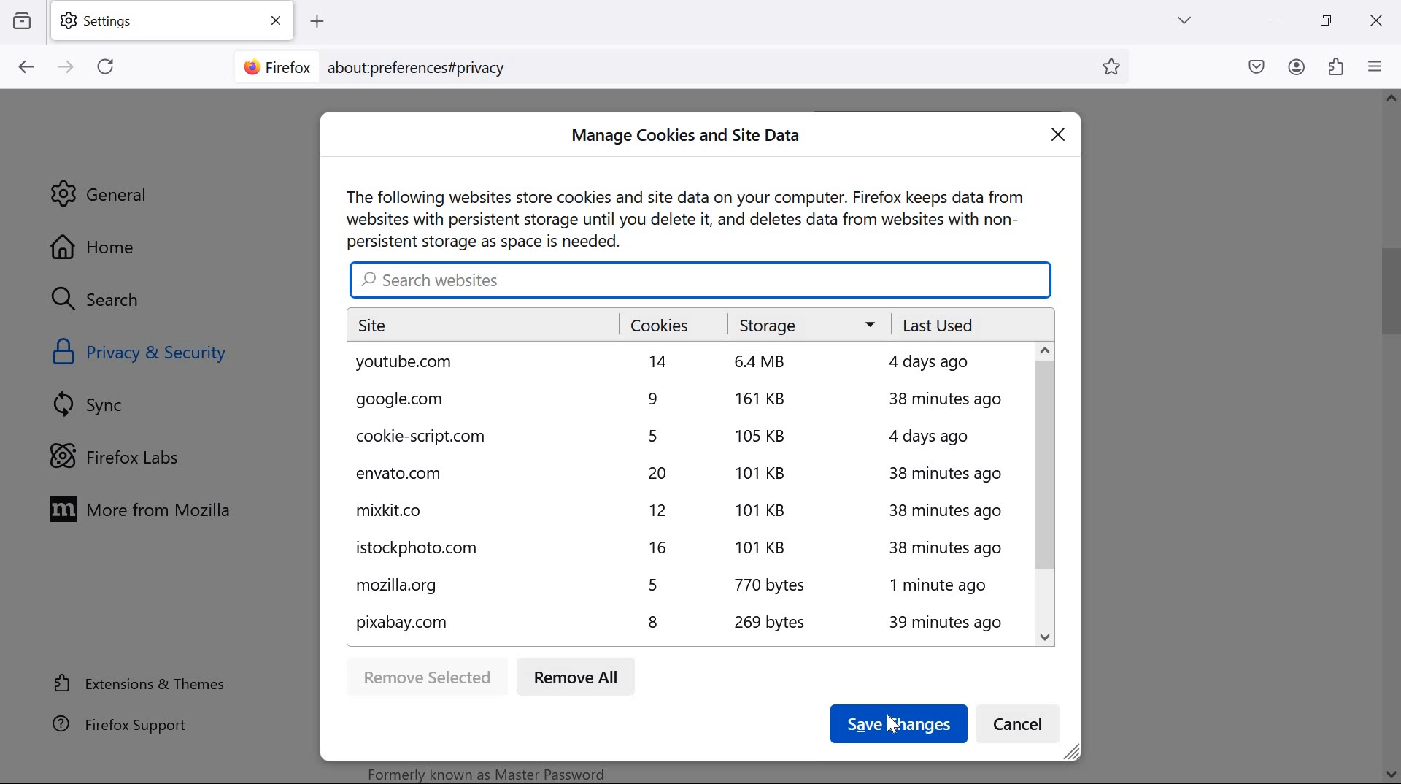 This screenshot has width=1401, height=784. I want to click on scrollbar, so click(1043, 493).